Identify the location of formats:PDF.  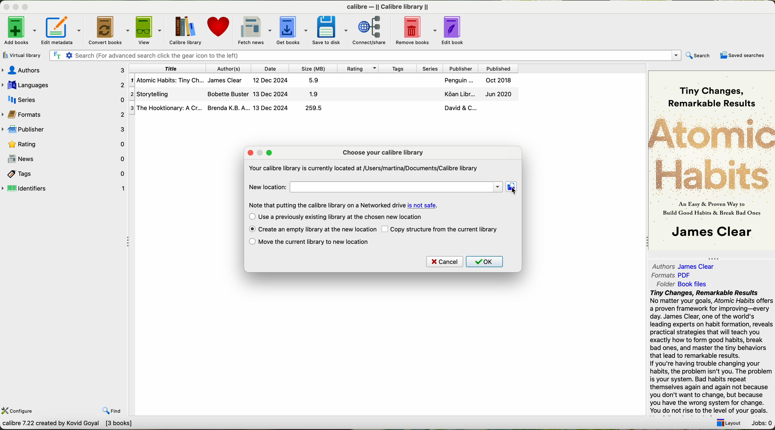
(673, 275).